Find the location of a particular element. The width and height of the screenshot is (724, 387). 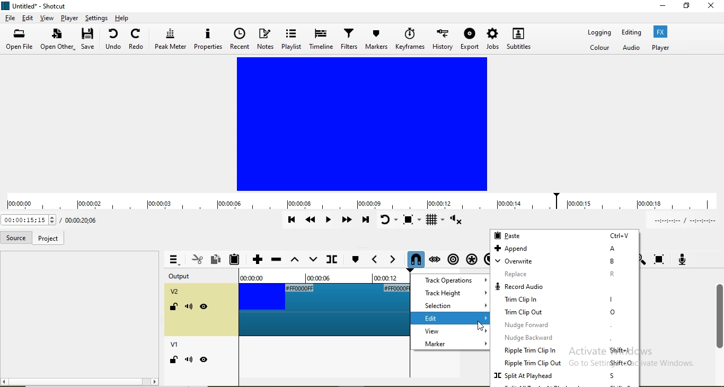

history is located at coordinates (443, 38).